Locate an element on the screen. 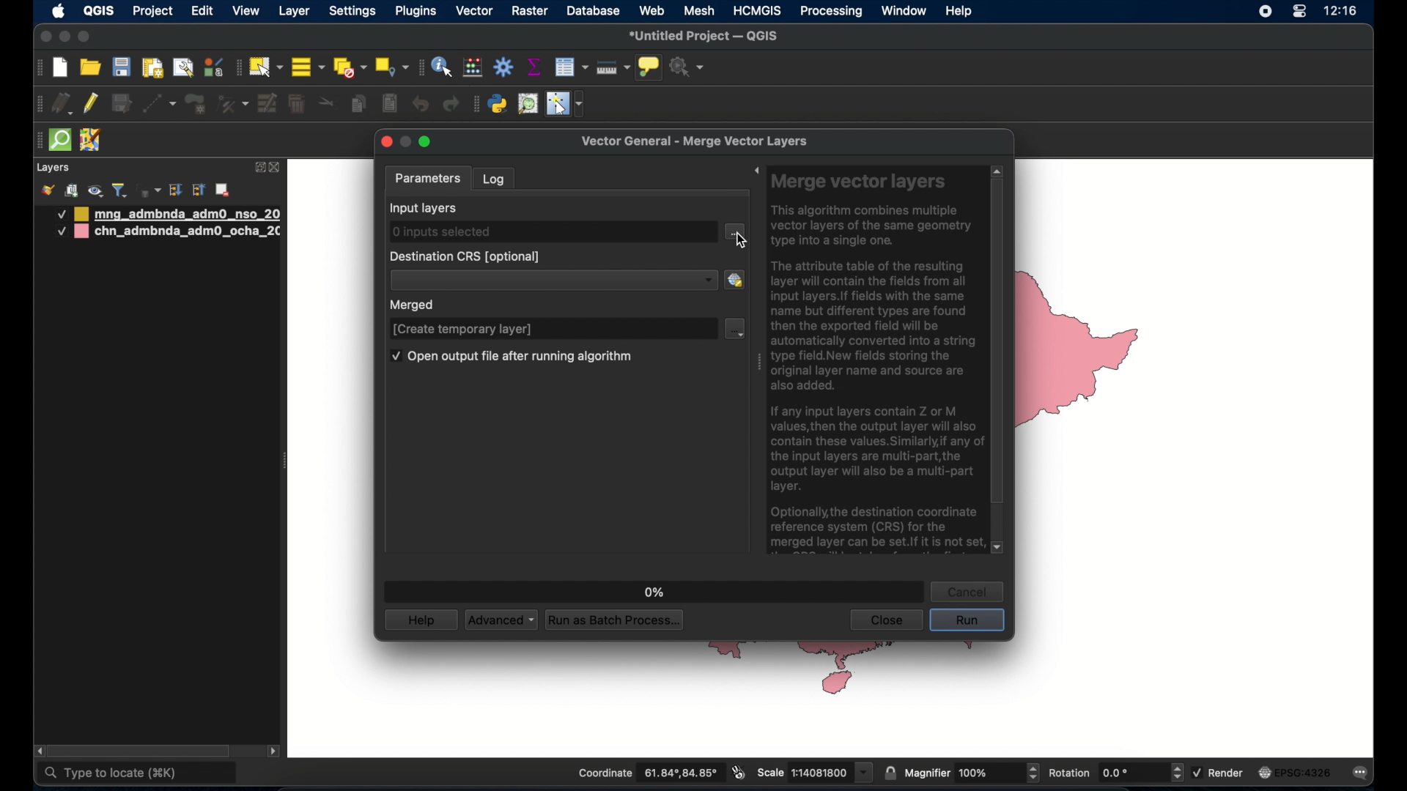 Image resolution: width=1407 pixels, height=791 pixels. Merge vector layers

This algorithm combines multiple
vector layers of the same geometry
type into a single one.

The attribute table of the resulting
layer will contain the fields from all
input layers. If fields with the same
name but different types are found
then the exported field will be
automatically converted into a string
type field.New fields storing the
original layer name and source are
also added.

If any input layers contain Z or M
values, then the output layer will also
contain these values. Similarly,if any of
the input layers are multi-part,the
output layer will also be a multi-part
layer.

Optionally, the destination coordinate
reference system (CRS) for the
merged layer can be set.If it is not set is located at coordinates (875, 362).